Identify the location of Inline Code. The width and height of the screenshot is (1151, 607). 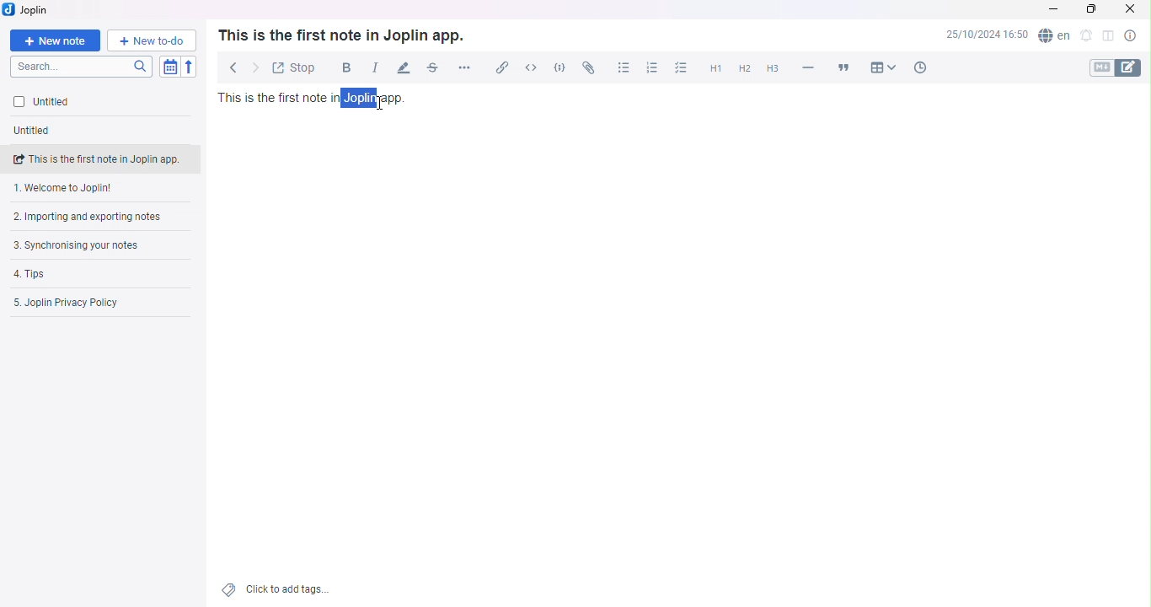
(529, 67).